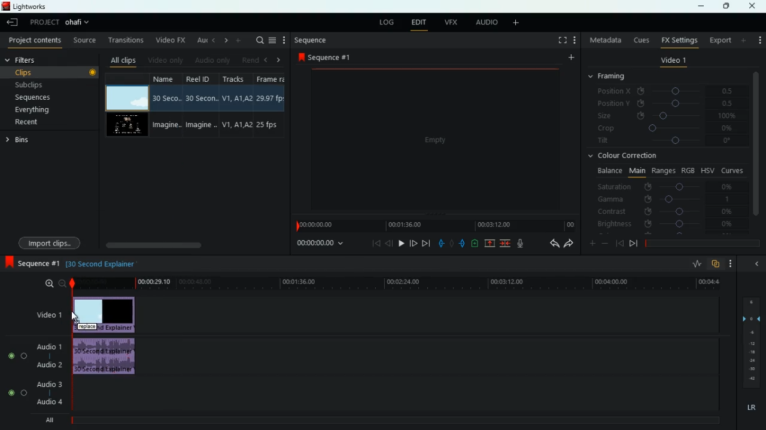 The image size is (766, 430). Describe the element at coordinates (589, 242) in the screenshot. I see `plus` at that location.